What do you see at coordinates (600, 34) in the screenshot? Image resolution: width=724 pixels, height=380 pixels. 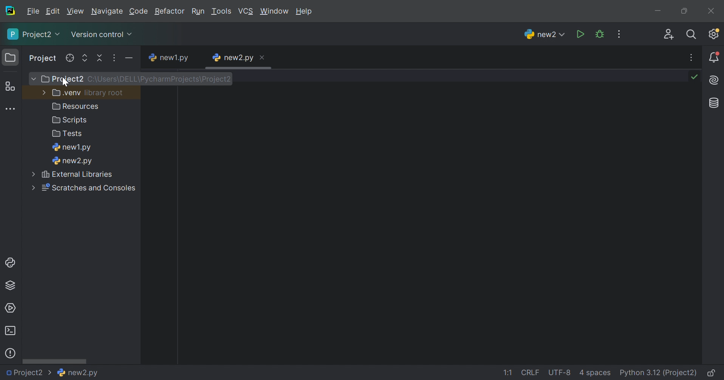 I see `Debug` at bounding box center [600, 34].